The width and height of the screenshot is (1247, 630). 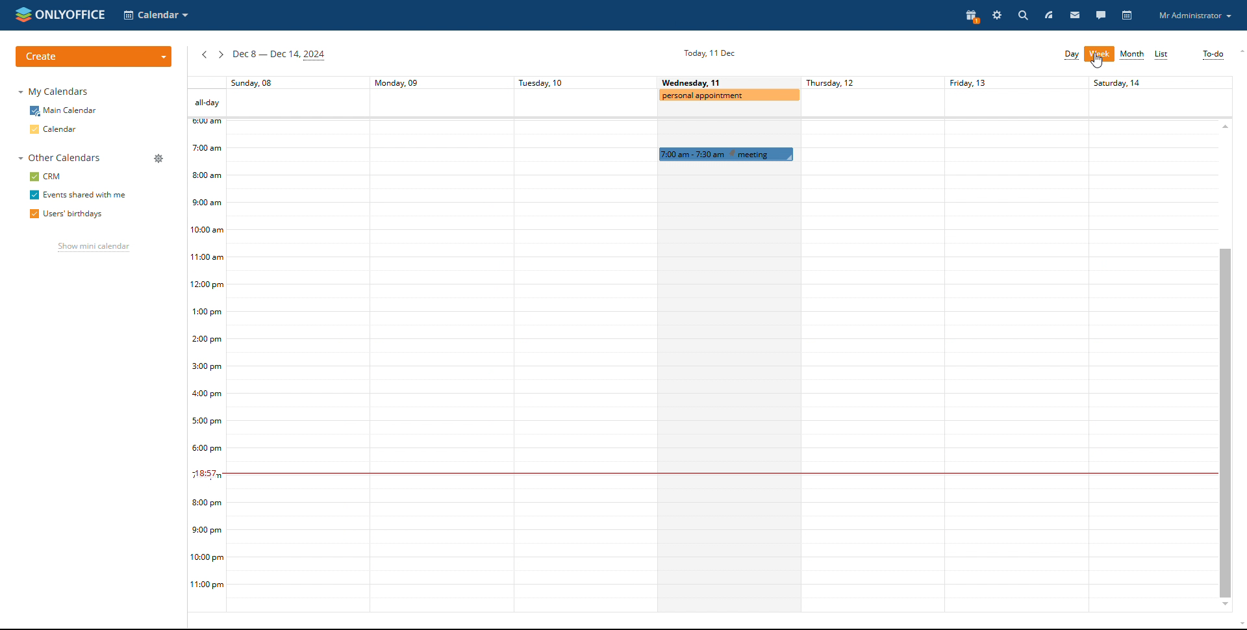 I want to click on list view, so click(x=1161, y=54).